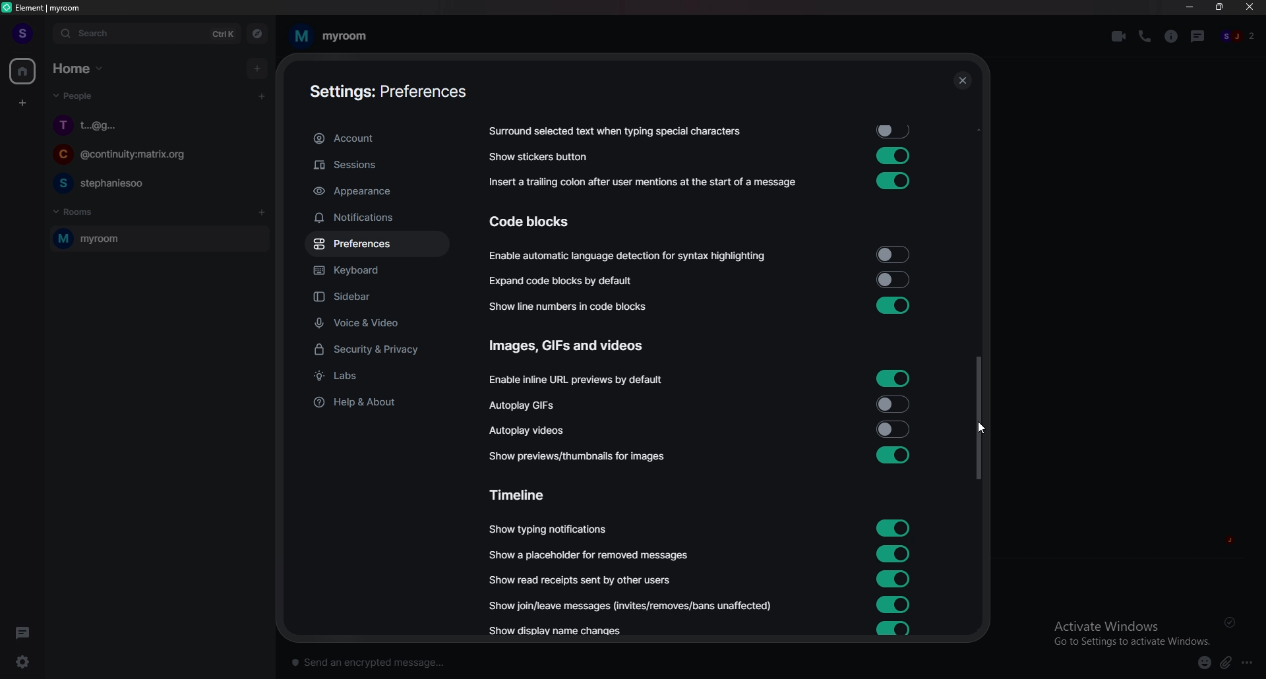 Image resolution: width=1266 pixels, height=679 pixels. Describe the element at coordinates (894, 428) in the screenshot. I see `toggle` at that location.